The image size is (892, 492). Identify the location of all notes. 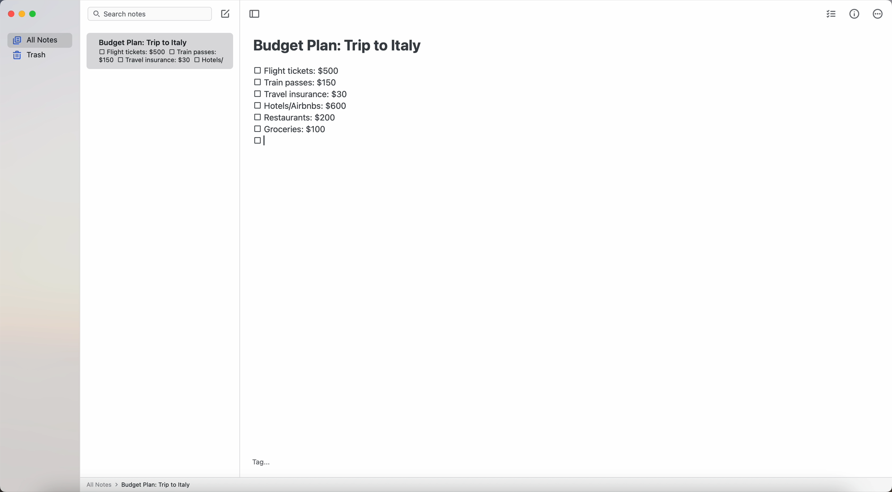
(39, 40).